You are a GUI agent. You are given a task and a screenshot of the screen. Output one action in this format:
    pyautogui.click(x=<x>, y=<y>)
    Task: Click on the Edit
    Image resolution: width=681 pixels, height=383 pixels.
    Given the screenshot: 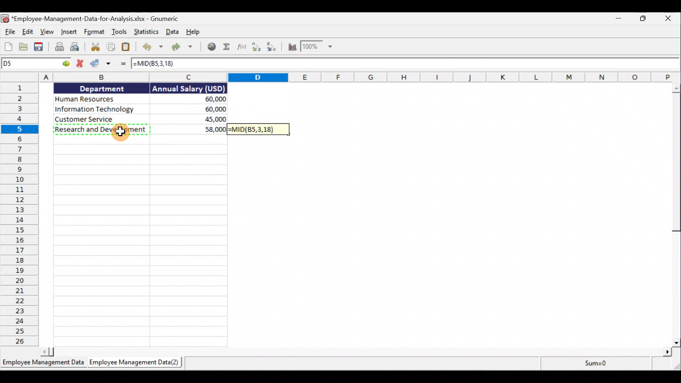 What is the action you would take?
    pyautogui.click(x=28, y=33)
    